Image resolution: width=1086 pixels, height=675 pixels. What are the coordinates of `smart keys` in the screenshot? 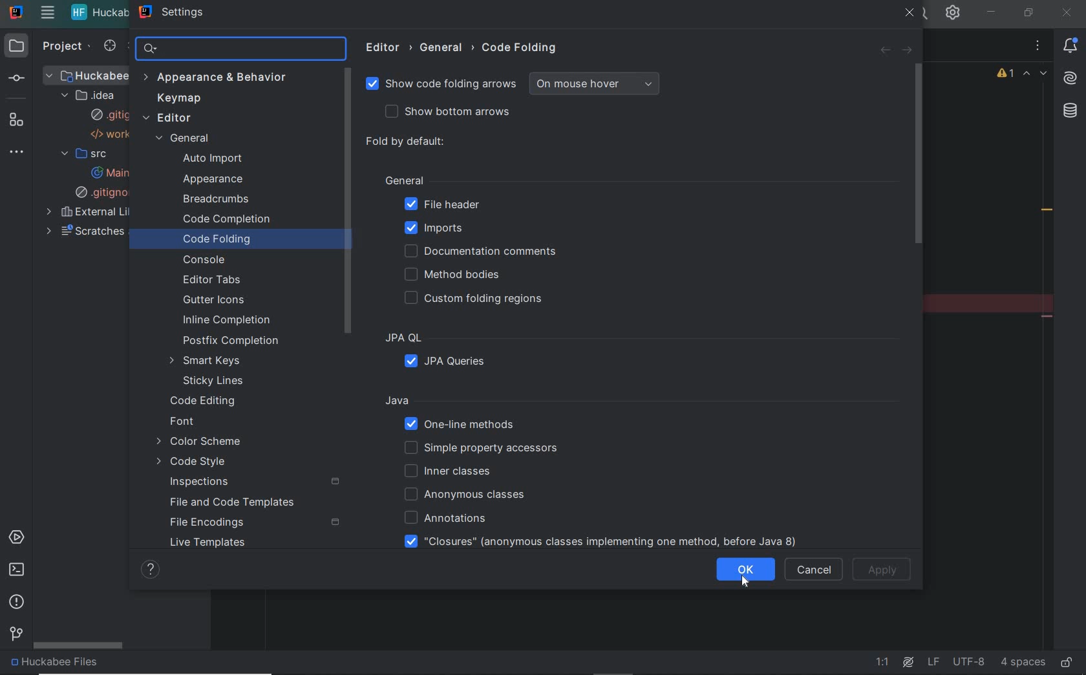 It's located at (208, 360).